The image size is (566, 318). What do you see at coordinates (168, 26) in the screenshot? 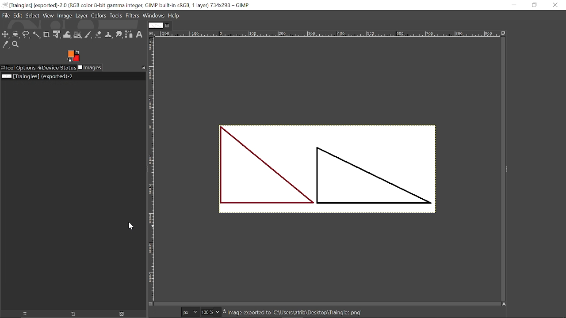
I see `Close current tab` at bounding box center [168, 26].